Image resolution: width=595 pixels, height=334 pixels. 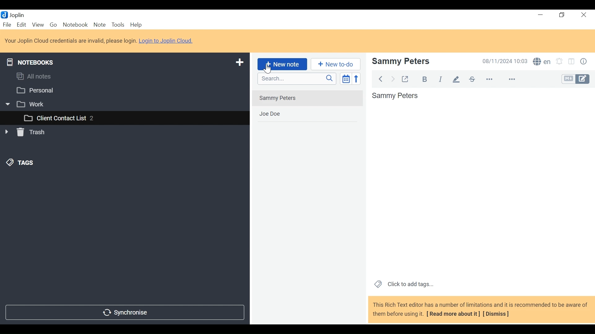 I want to click on Work, so click(x=121, y=104).